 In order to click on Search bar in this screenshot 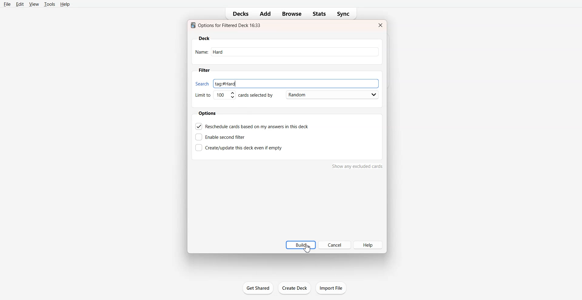, I will do `click(285, 82)`.